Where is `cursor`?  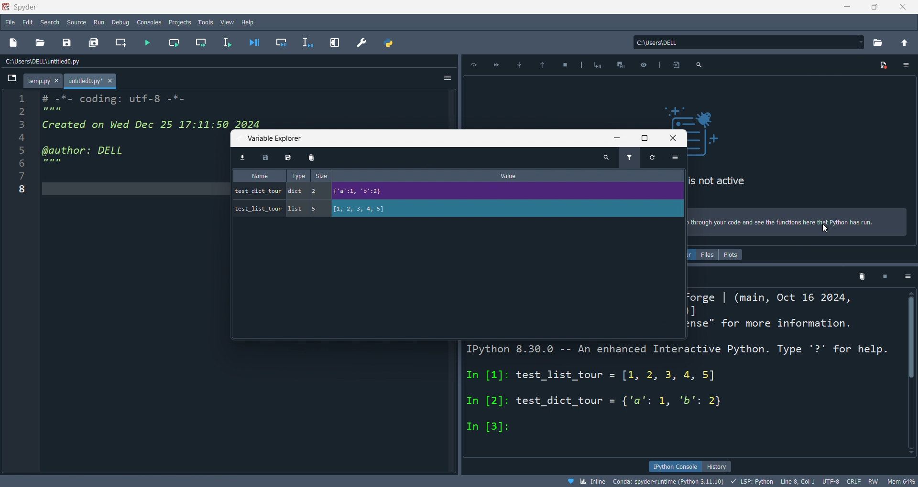 cursor is located at coordinates (823, 228).